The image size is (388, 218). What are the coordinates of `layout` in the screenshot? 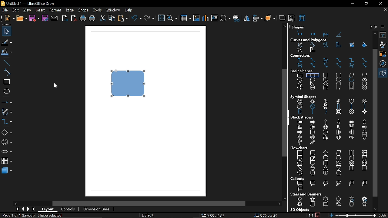 It's located at (48, 210).